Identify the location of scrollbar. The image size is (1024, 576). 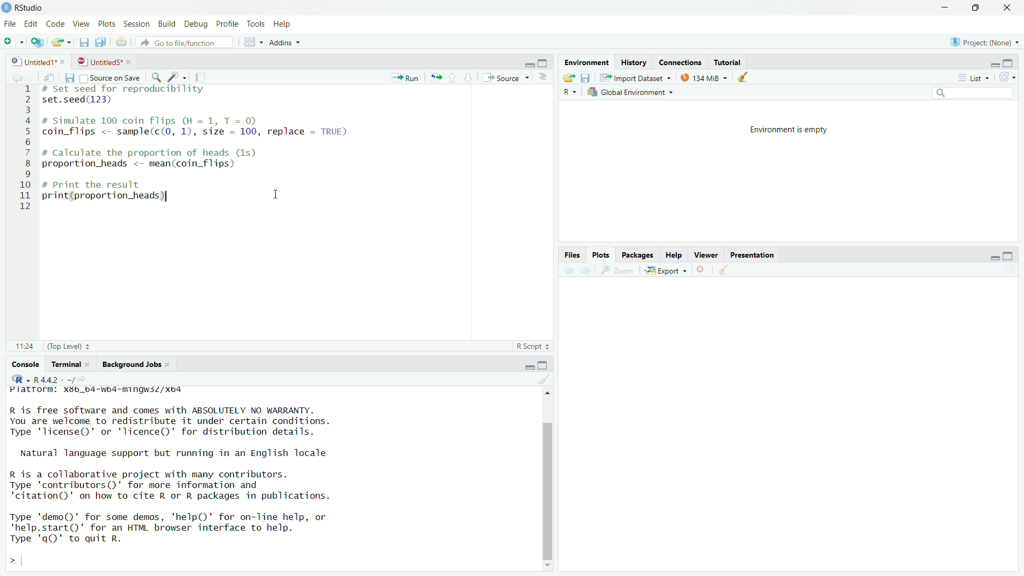
(547, 479).